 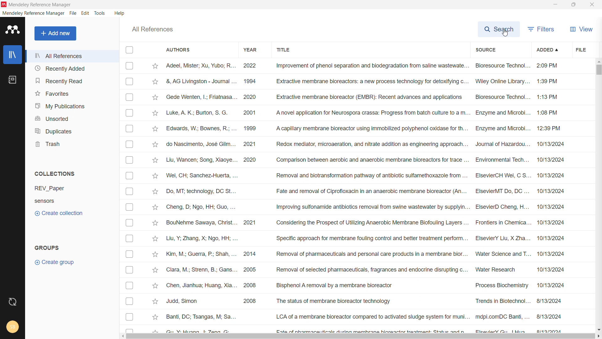 I want to click on source, so click(x=500, y=50).